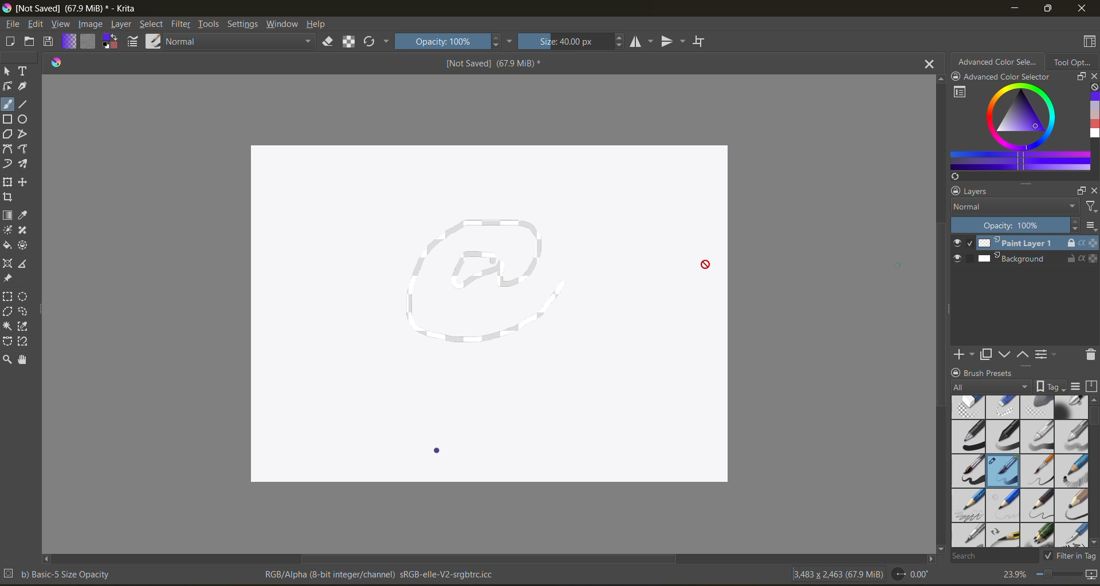 The height and width of the screenshot is (586, 1100). What do you see at coordinates (930, 560) in the screenshot?
I see `scroll left` at bounding box center [930, 560].